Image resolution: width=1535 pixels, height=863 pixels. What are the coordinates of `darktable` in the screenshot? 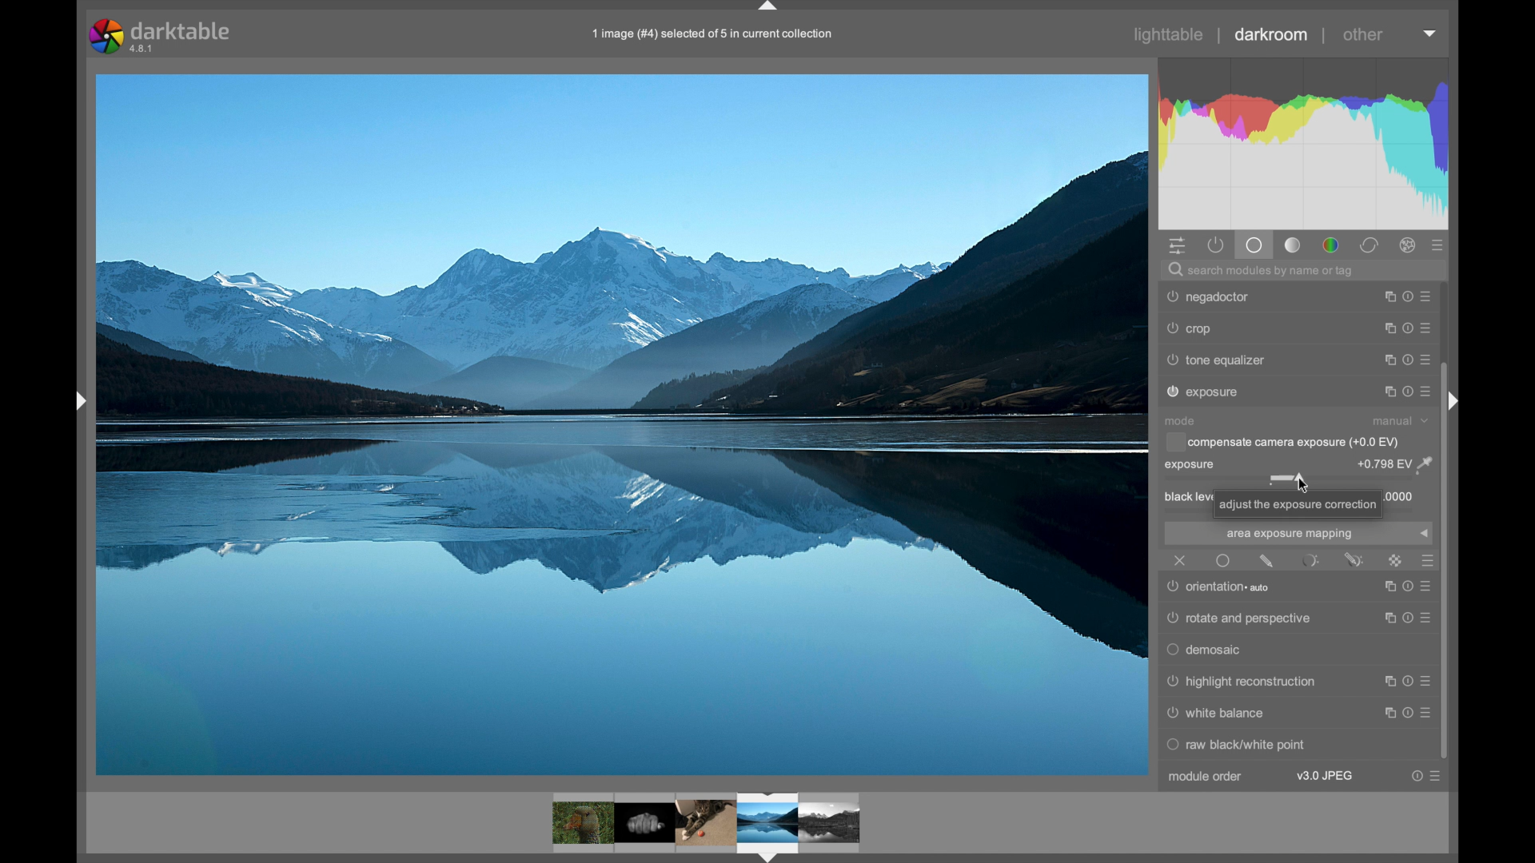 It's located at (165, 35).